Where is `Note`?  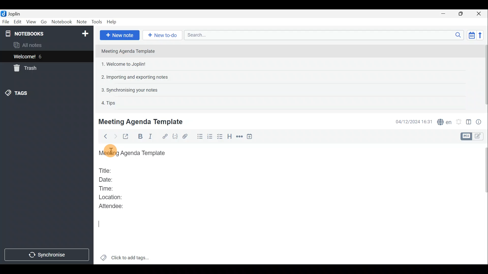
Note is located at coordinates (81, 21).